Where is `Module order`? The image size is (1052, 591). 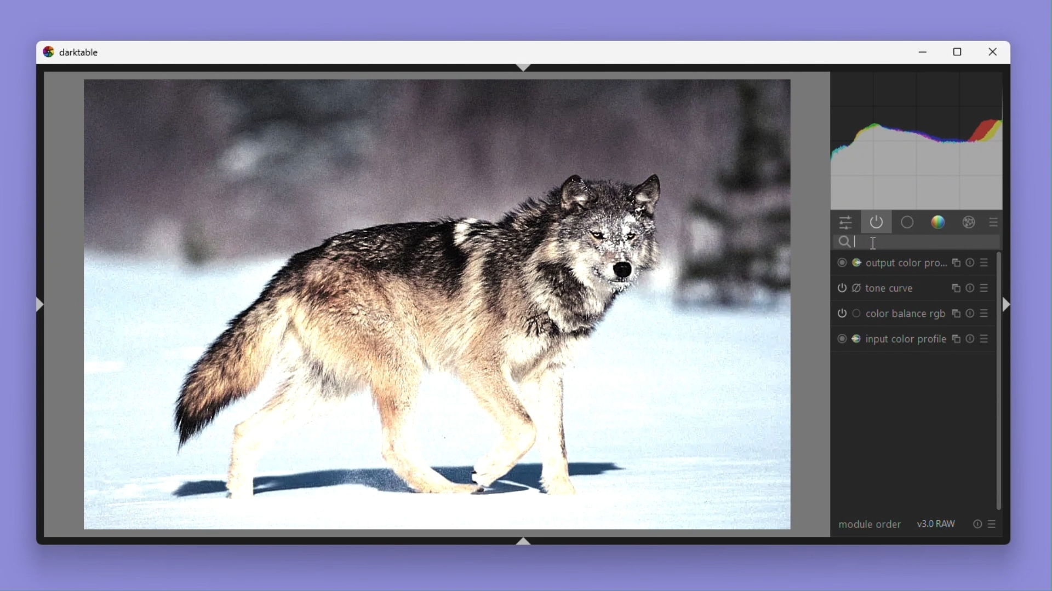
Module order is located at coordinates (868, 523).